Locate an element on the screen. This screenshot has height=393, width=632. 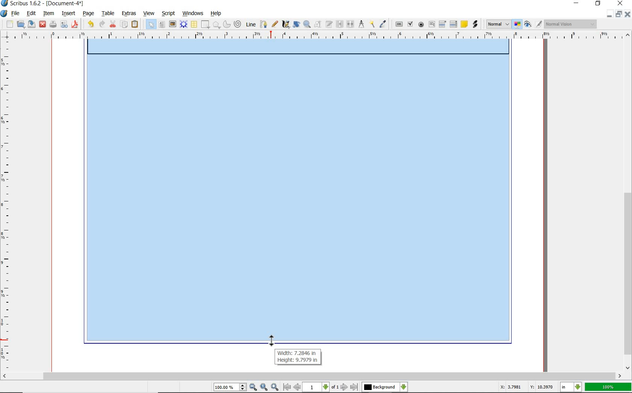
shape is located at coordinates (205, 25).